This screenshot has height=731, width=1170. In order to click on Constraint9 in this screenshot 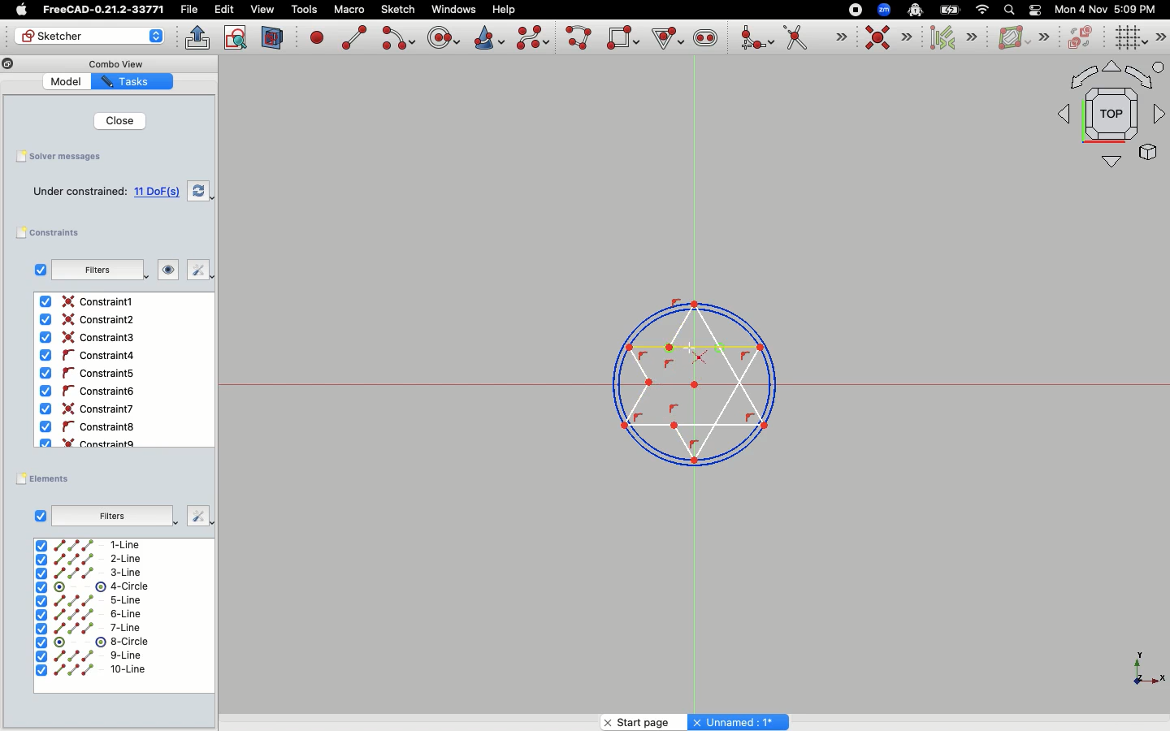, I will do `click(92, 442)`.